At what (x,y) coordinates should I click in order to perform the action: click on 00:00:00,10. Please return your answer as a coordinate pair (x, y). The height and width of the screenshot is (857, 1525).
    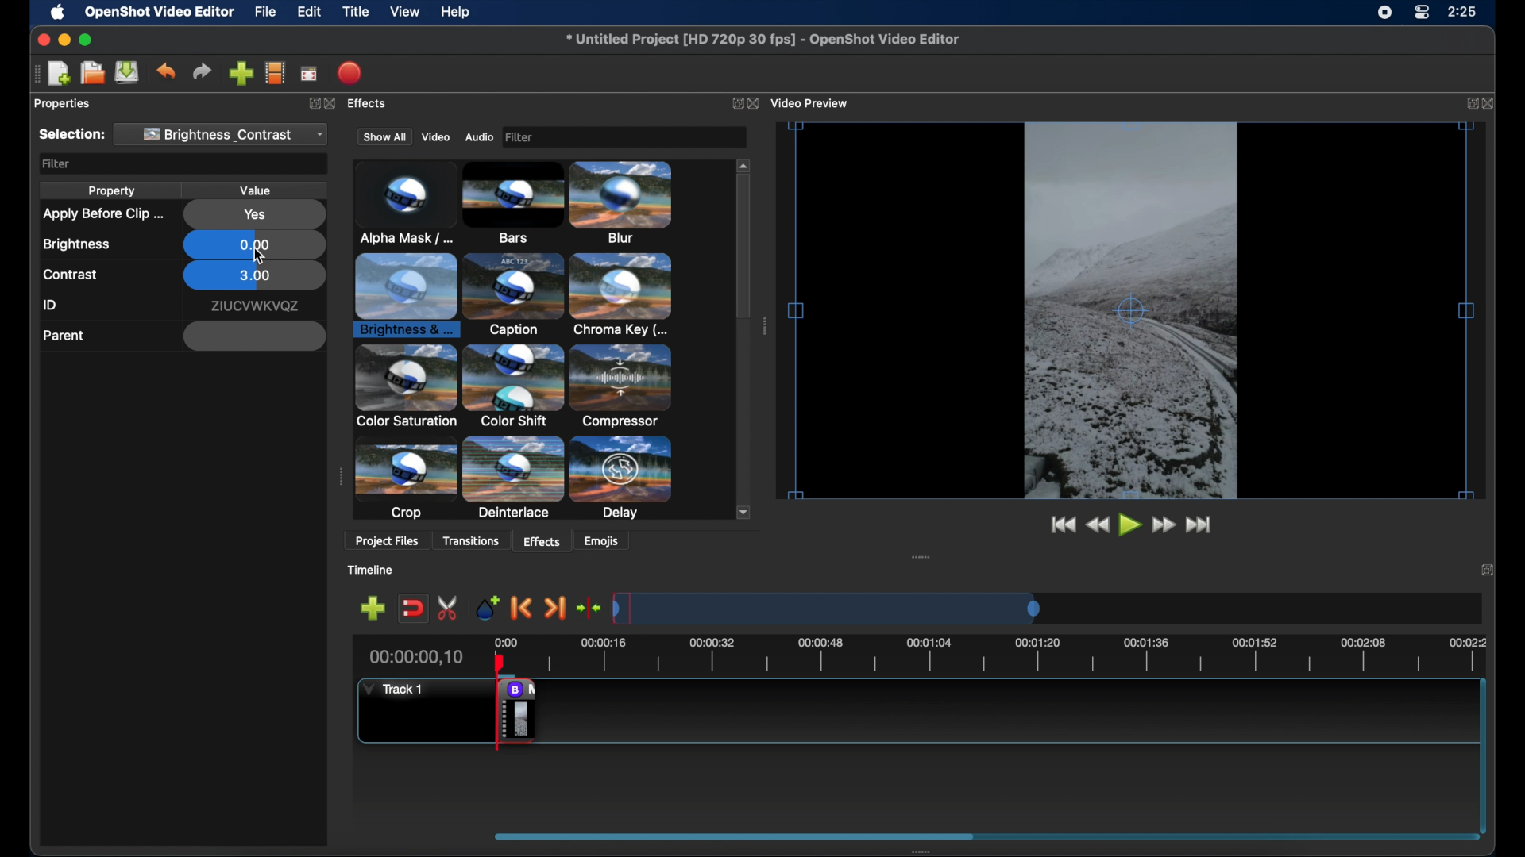
    Looking at the image, I should click on (415, 657).